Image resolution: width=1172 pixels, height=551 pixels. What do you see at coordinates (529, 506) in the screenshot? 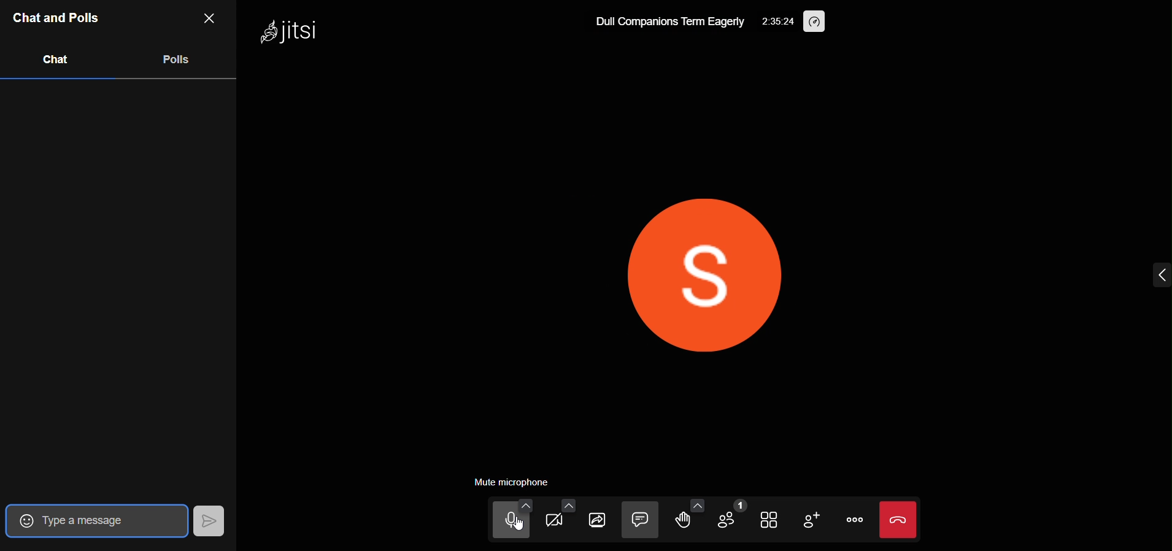
I see `audio setting` at bounding box center [529, 506].